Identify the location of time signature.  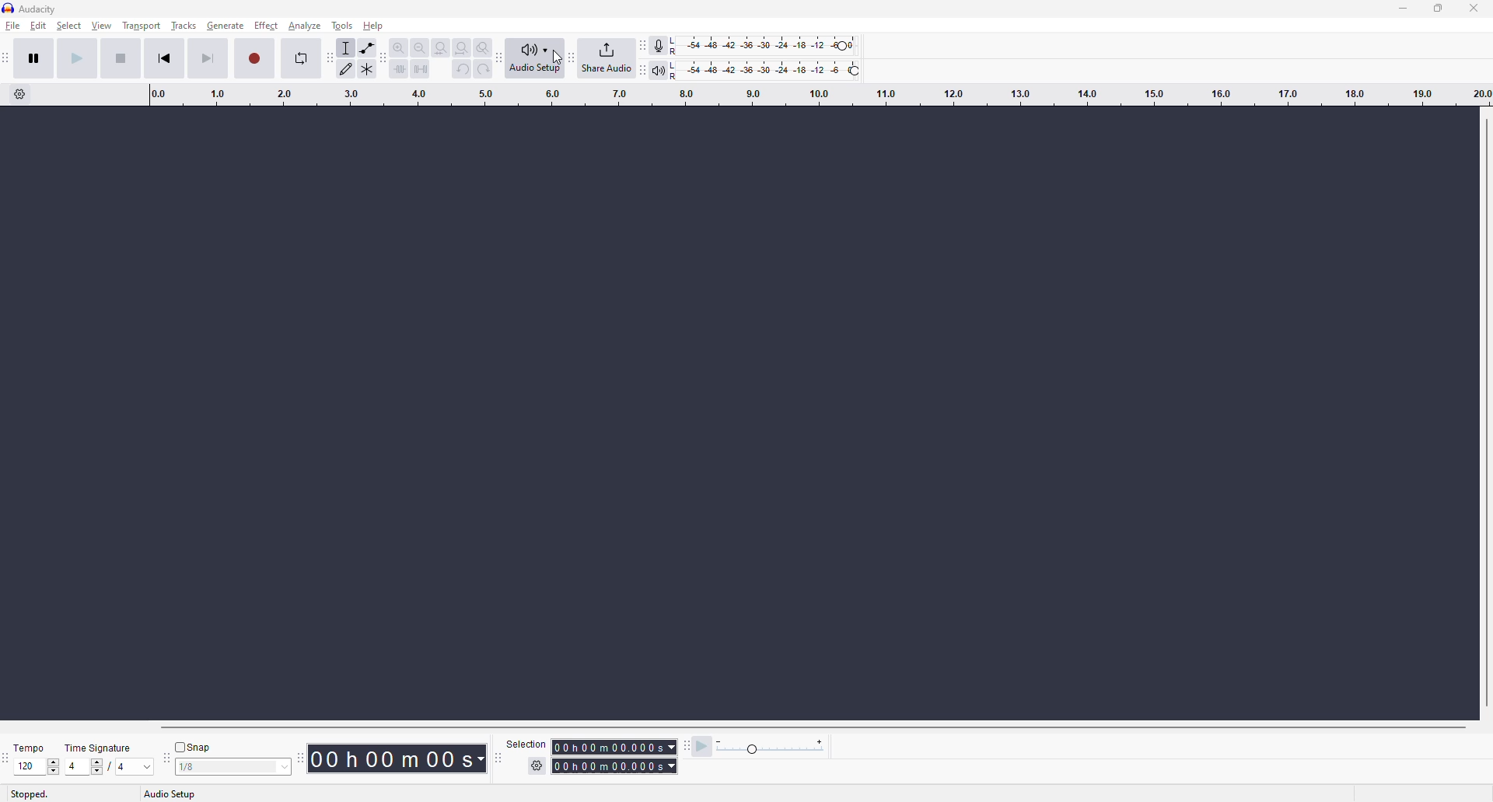
(96, 745).